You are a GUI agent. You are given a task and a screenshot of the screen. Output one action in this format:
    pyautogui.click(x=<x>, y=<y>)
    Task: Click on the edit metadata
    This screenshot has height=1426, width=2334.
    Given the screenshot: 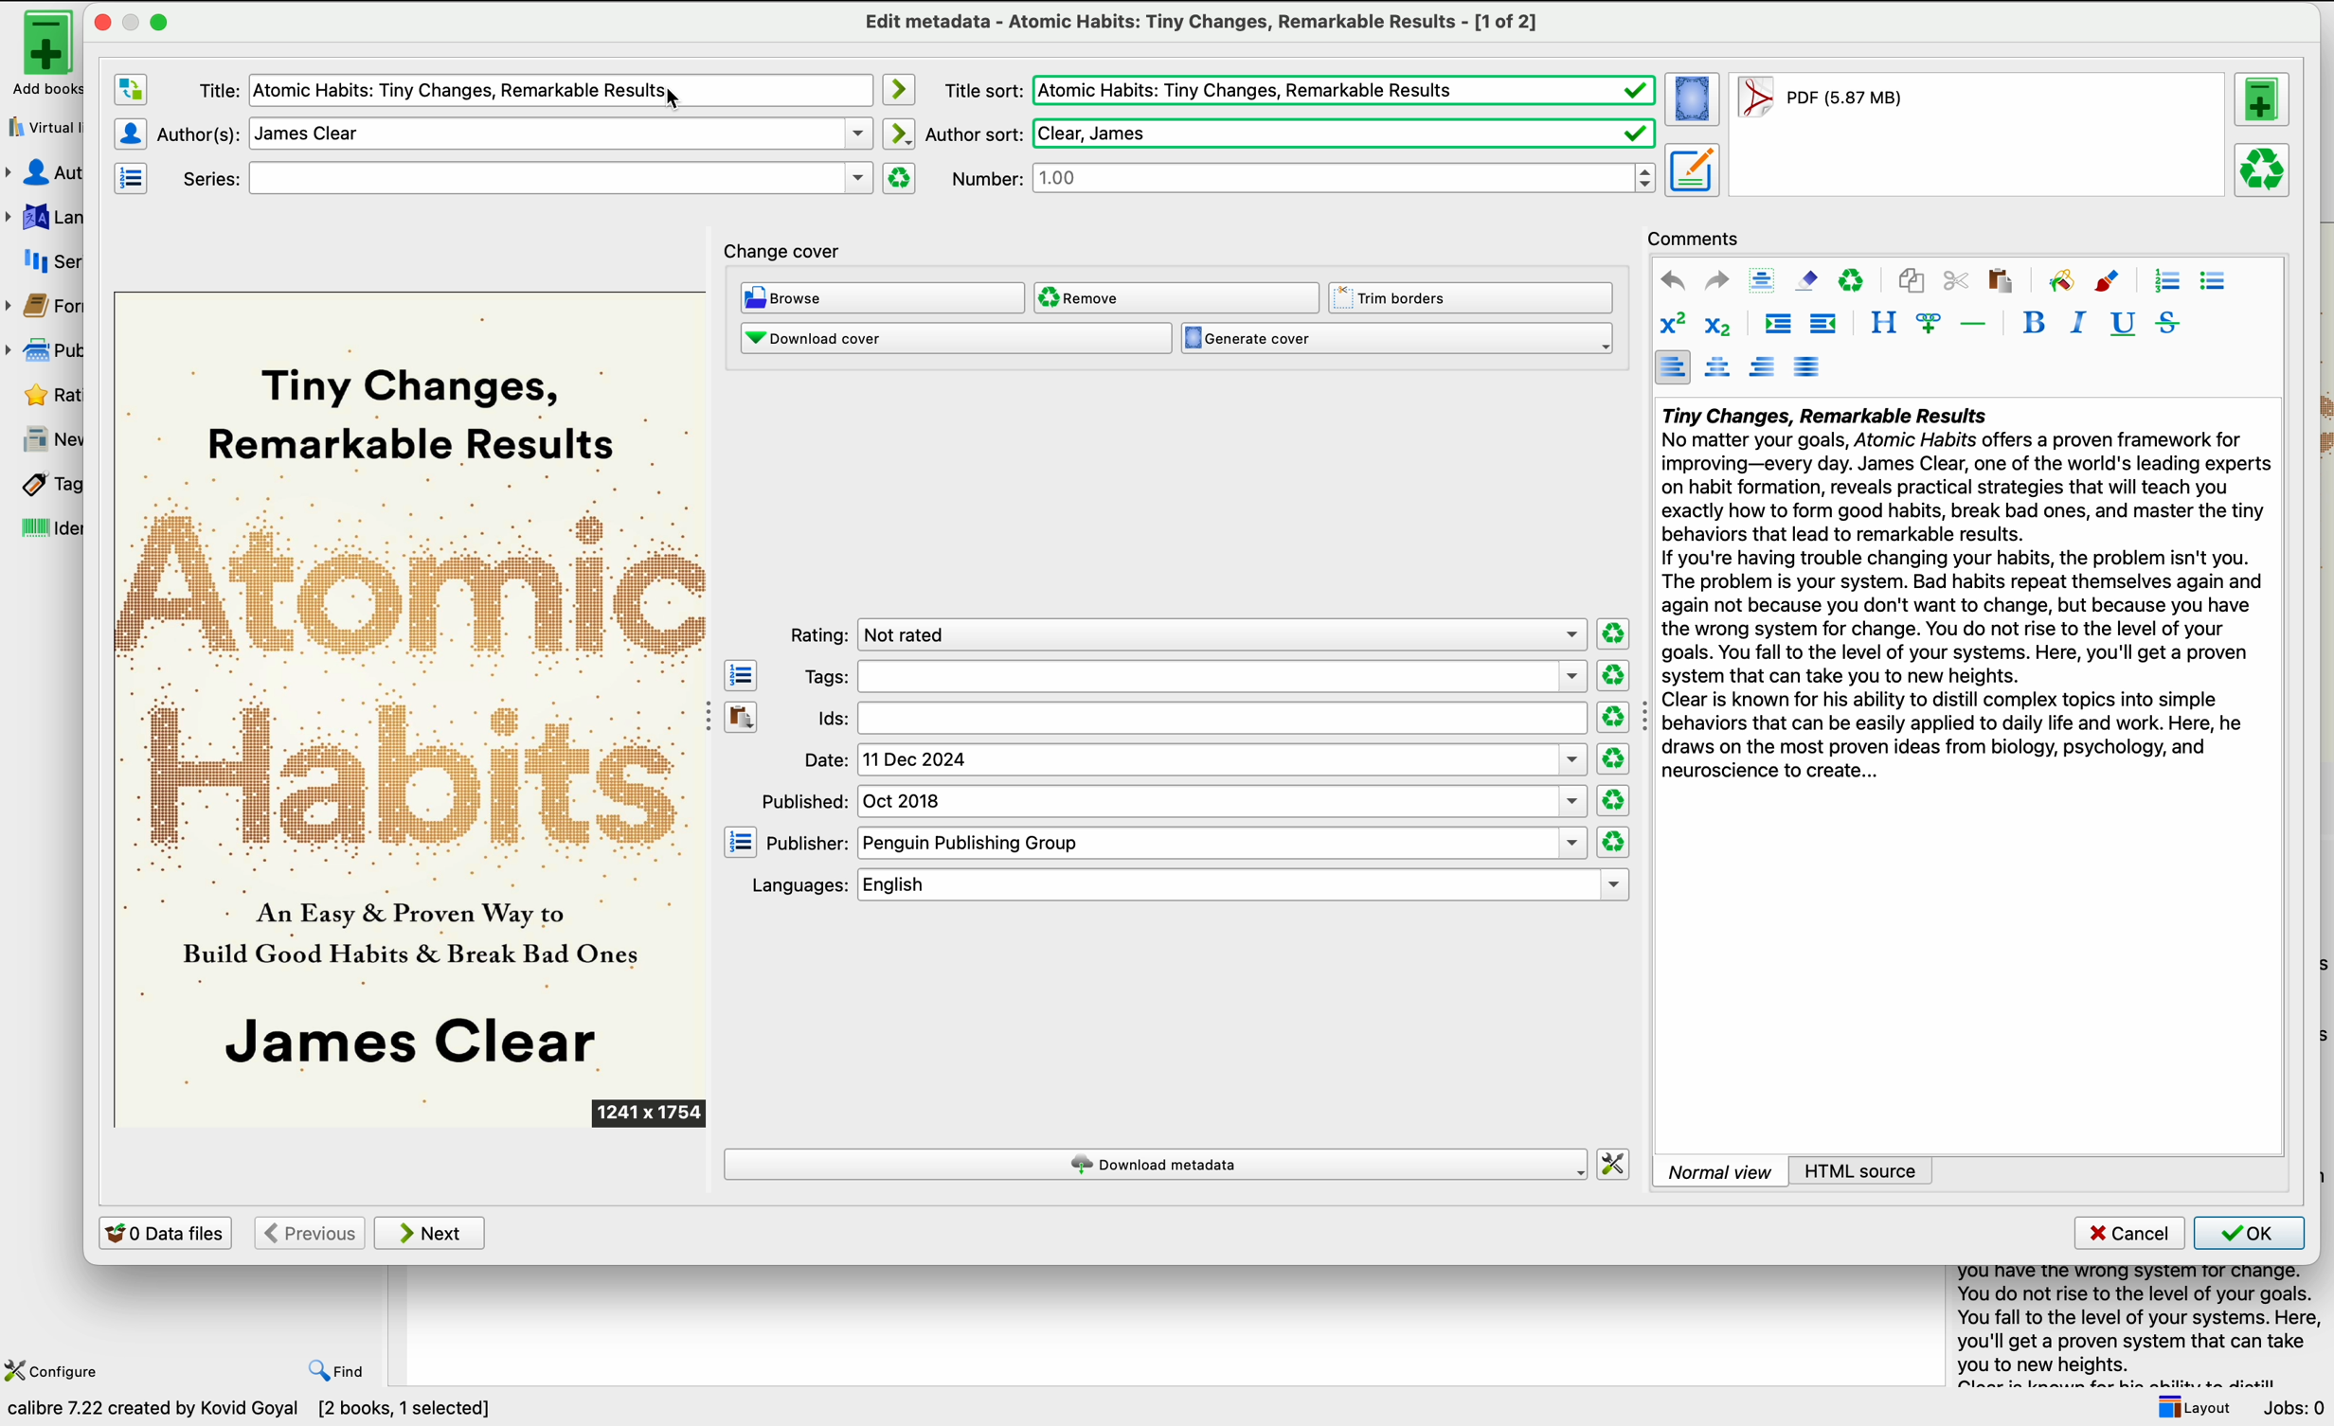 What is the action you would take?
    pyautogui.click(x=1199, y=23)
    